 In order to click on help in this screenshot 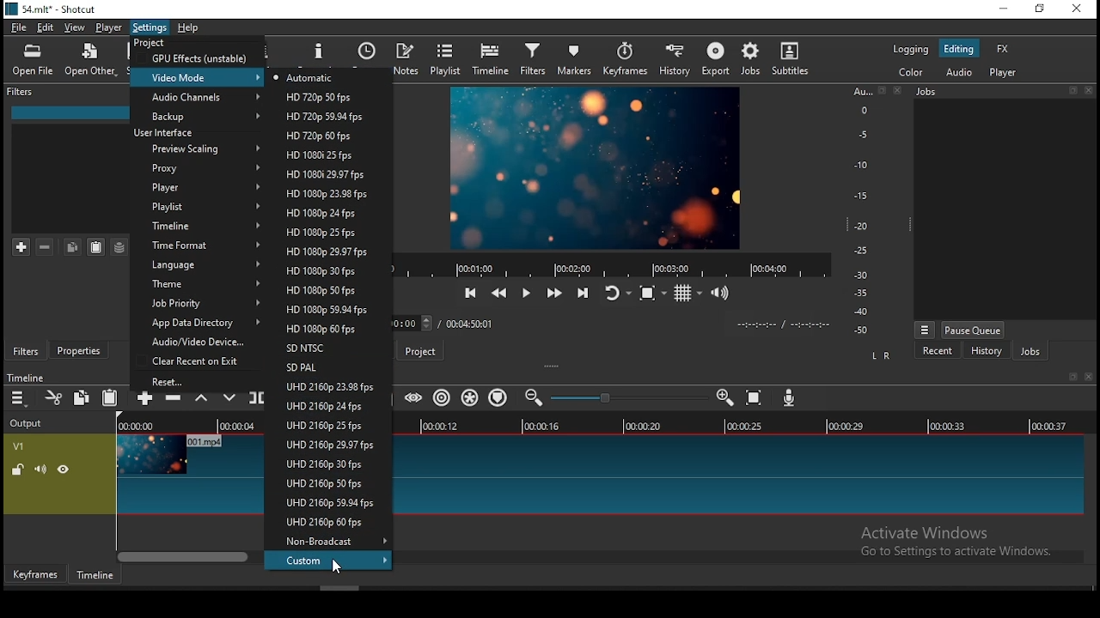, I will do `click(194, 27)`.